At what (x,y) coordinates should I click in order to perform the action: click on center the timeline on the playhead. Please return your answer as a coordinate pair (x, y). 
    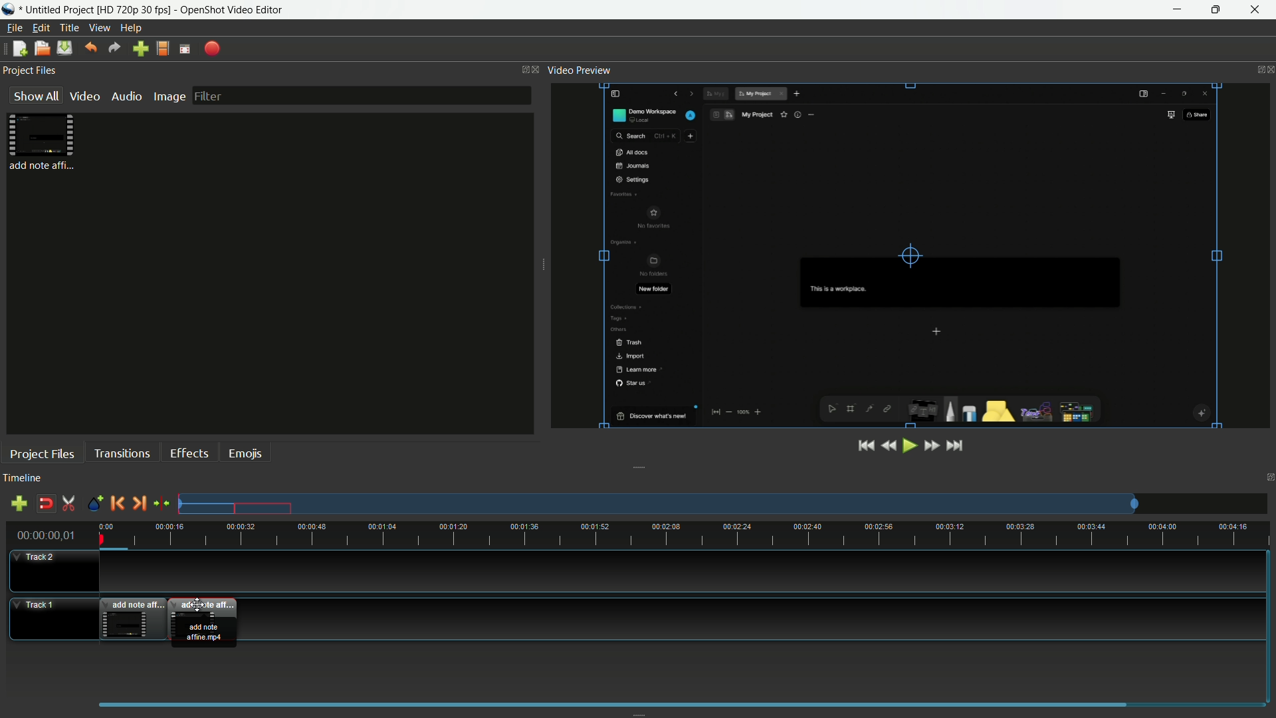
    Looking at the image, I should click on (161, 503).